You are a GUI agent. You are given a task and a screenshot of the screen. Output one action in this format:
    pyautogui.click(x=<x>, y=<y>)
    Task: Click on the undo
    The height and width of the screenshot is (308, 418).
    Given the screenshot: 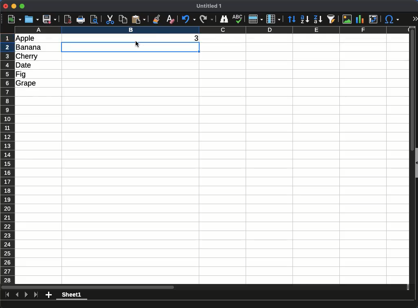 What is the action you would take?
    pyautogui.click(x=189, y=19)
    